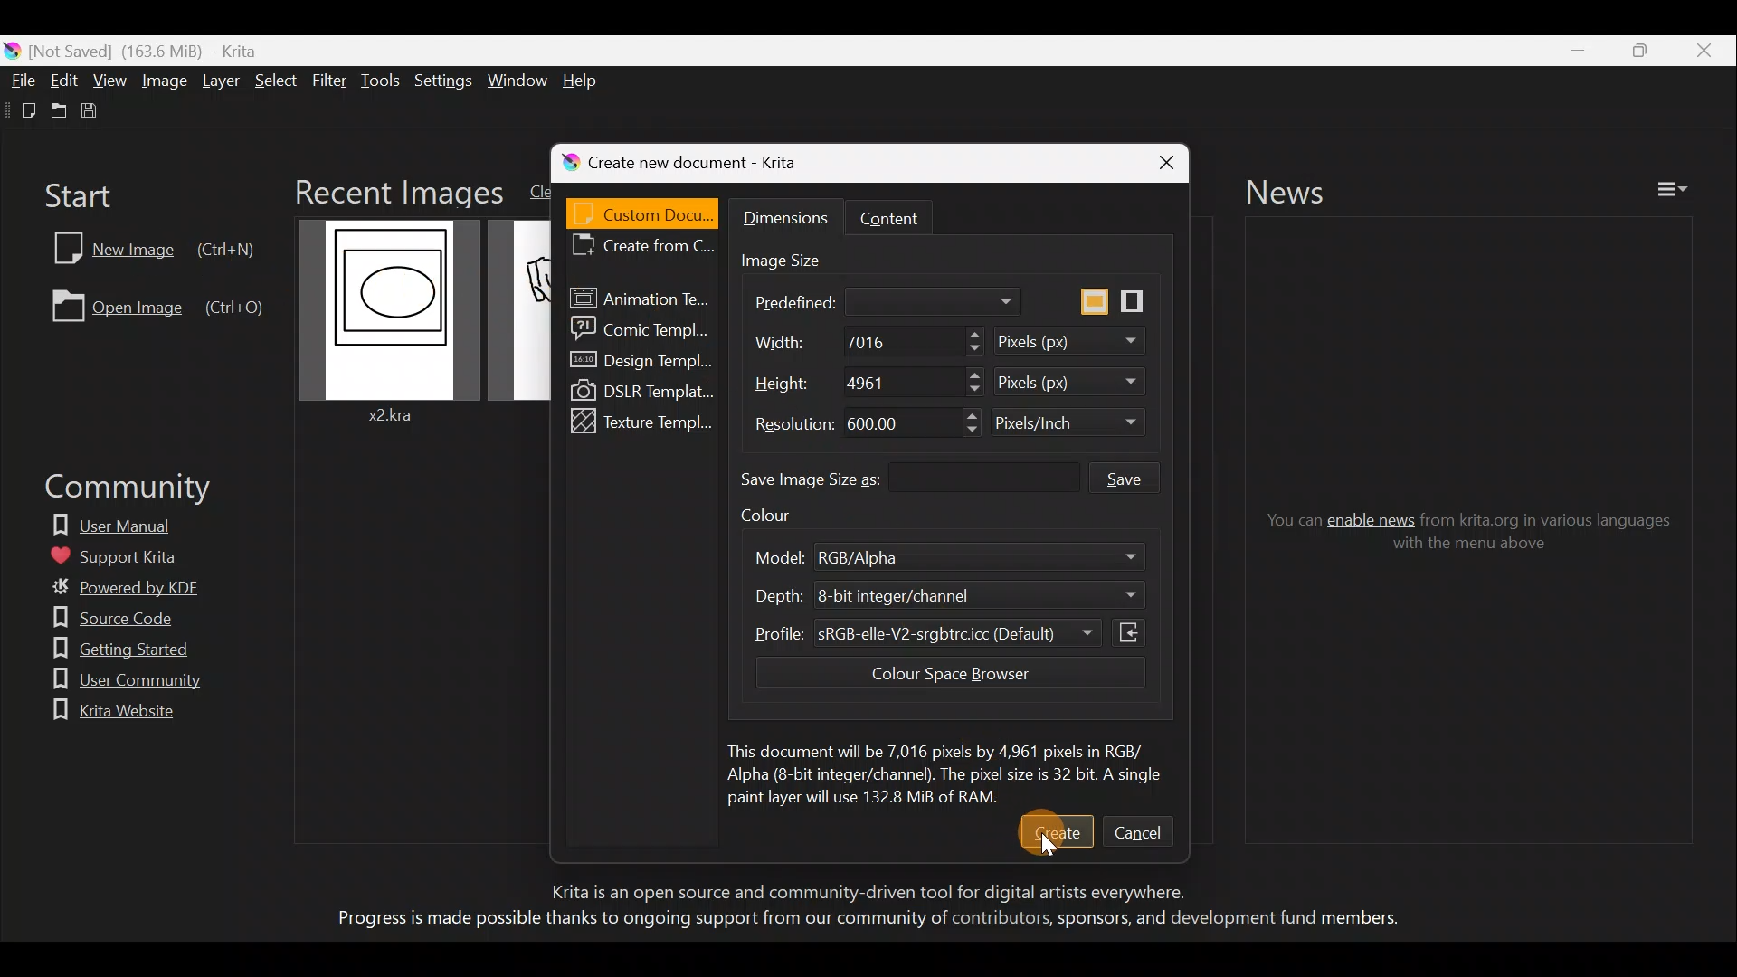  I want to click on Model dropdown, so click(1087, 558).